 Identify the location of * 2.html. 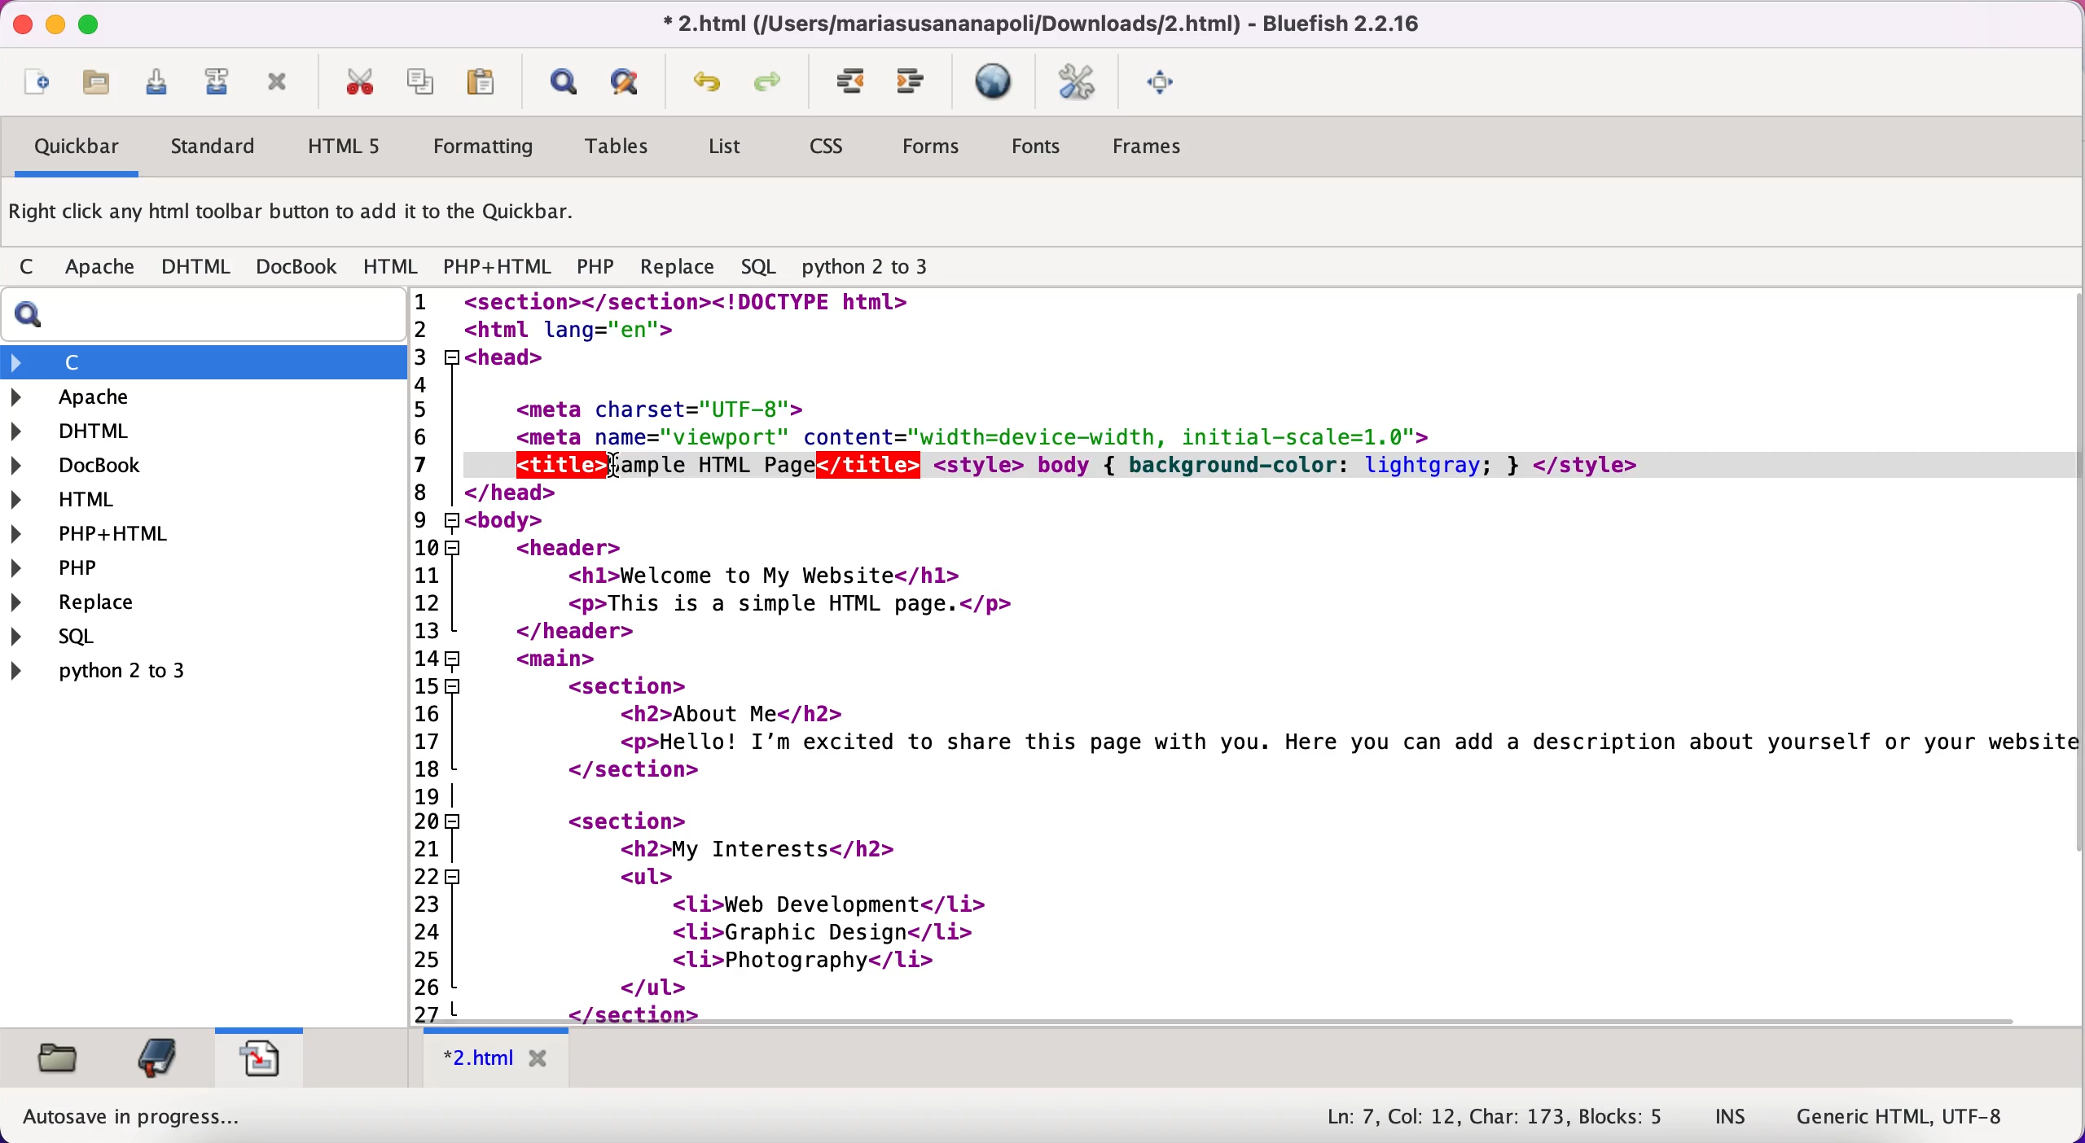
(500, 1058).